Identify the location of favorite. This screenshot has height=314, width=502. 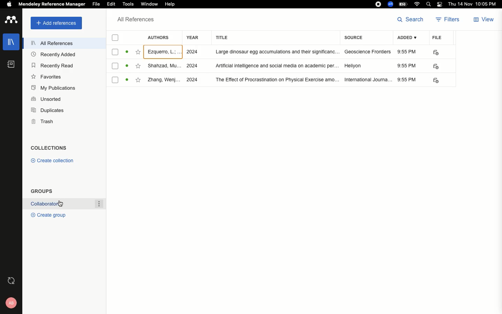
(139, 80).